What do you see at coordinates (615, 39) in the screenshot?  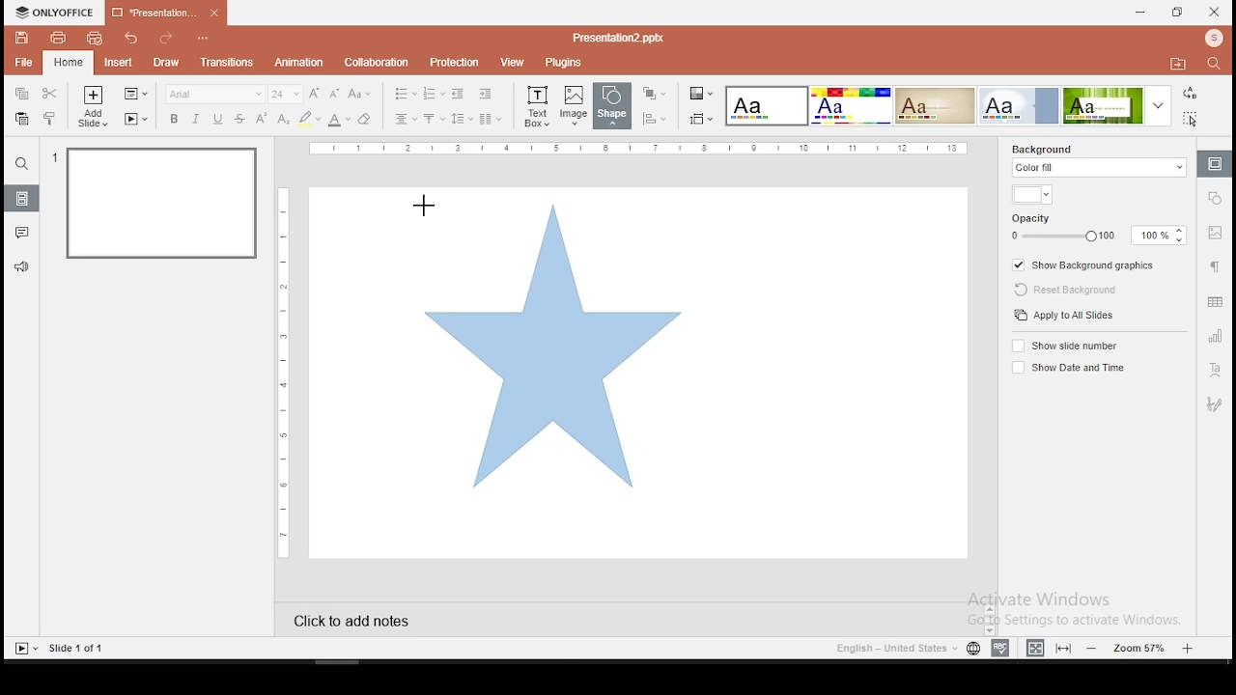 I see `presentation2.pptx` at bounding box center [615, 39].